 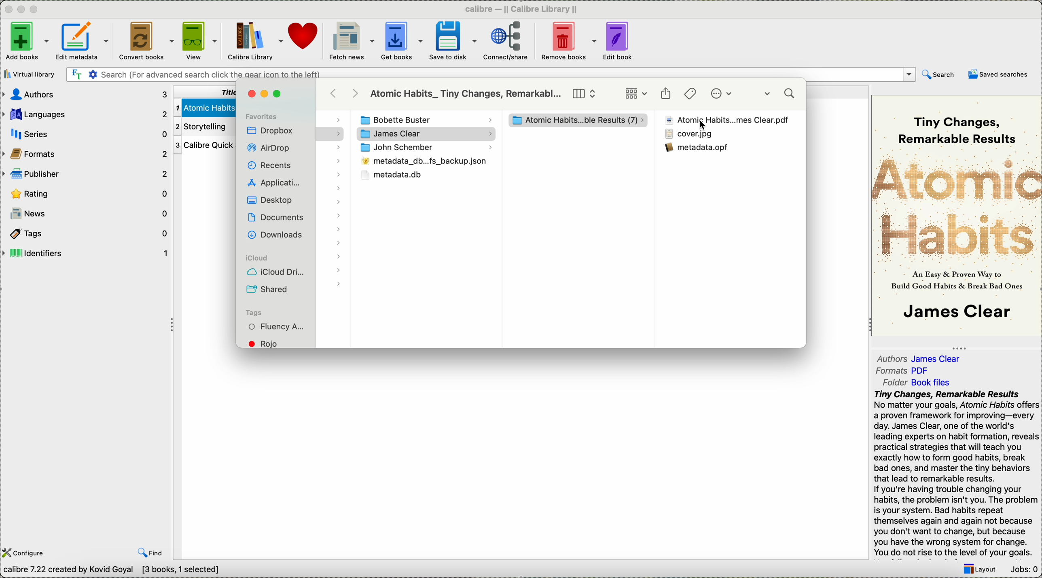 What do you see at coordinates (203, 91) in the screenshot?
I see `titlw` at bounding box center [203, 91].